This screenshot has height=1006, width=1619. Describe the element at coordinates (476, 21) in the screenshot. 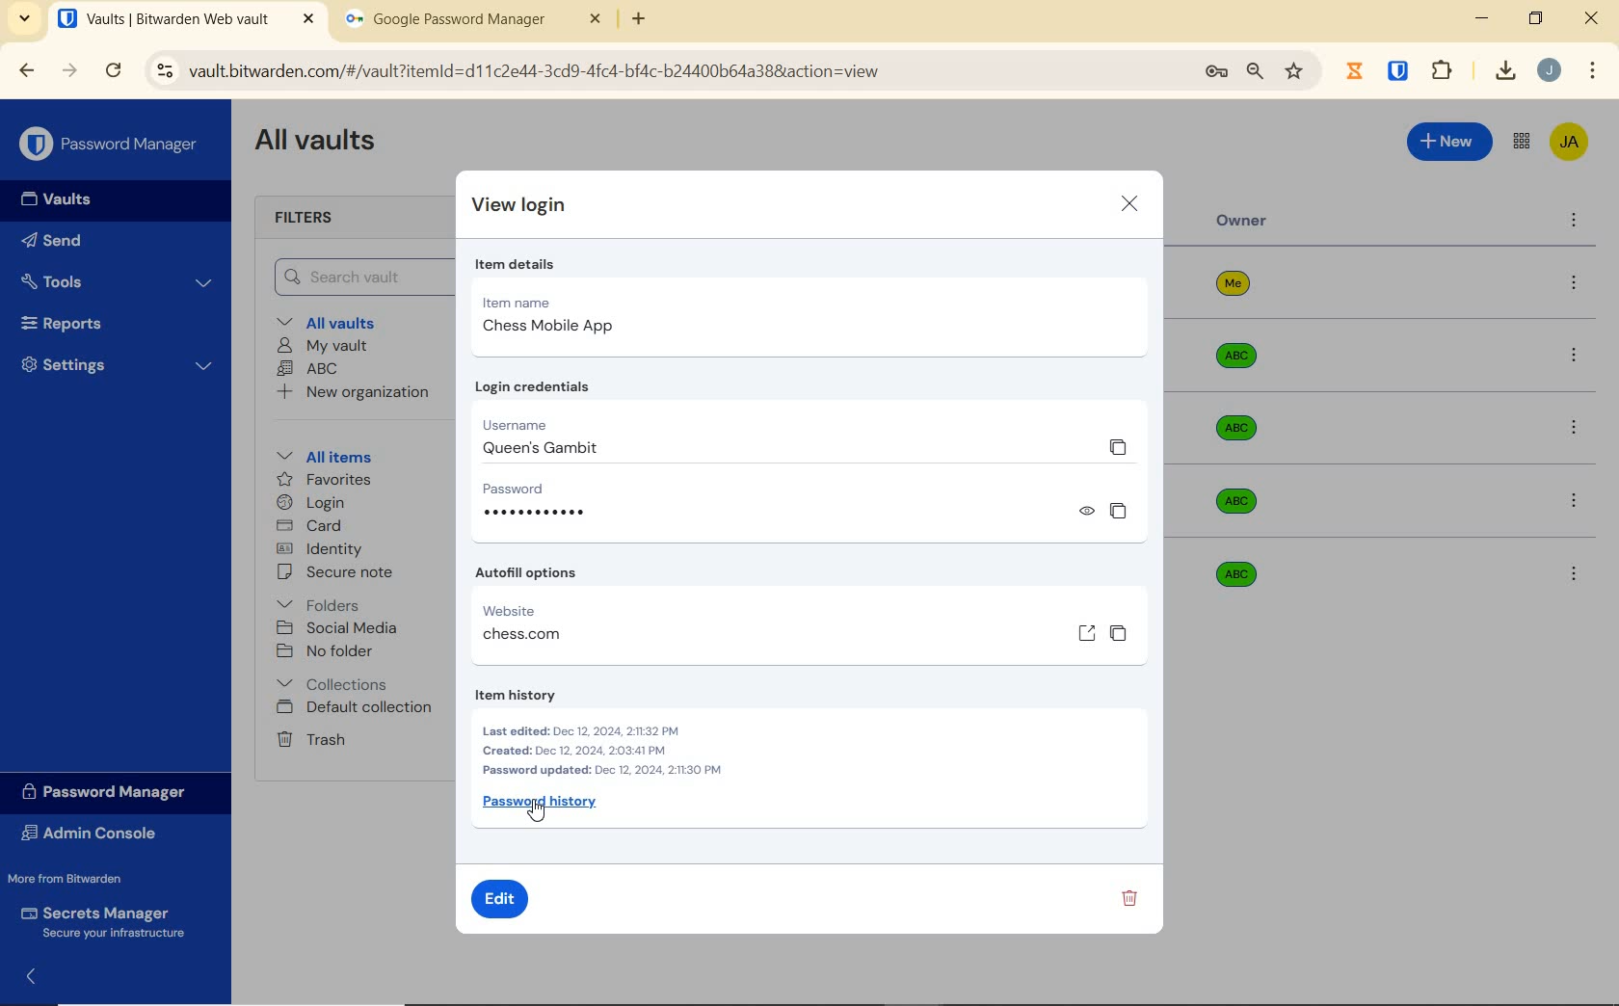

I see `tab` at that location.